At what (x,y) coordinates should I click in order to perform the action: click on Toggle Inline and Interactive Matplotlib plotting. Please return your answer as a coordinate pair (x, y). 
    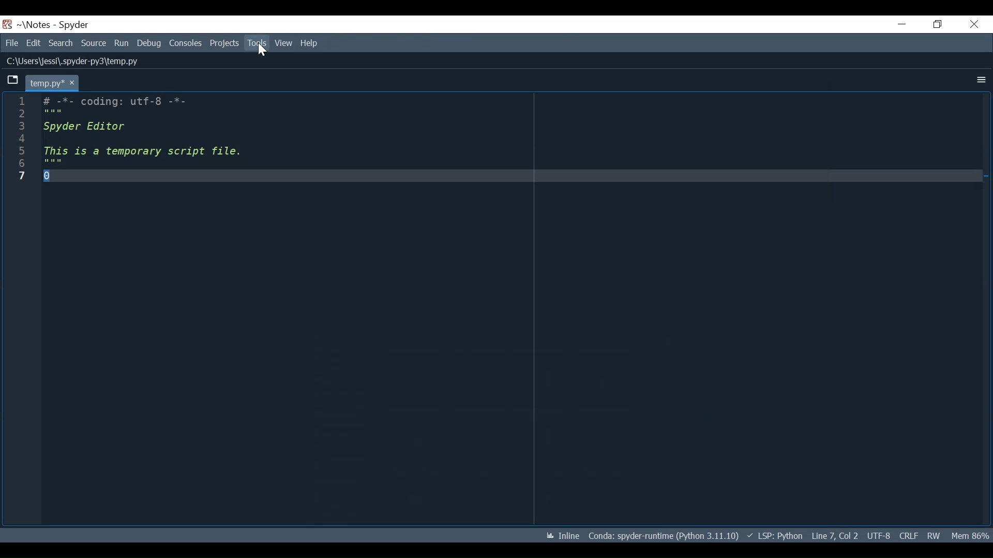
    Looking at the image, I should click on (560, 535).